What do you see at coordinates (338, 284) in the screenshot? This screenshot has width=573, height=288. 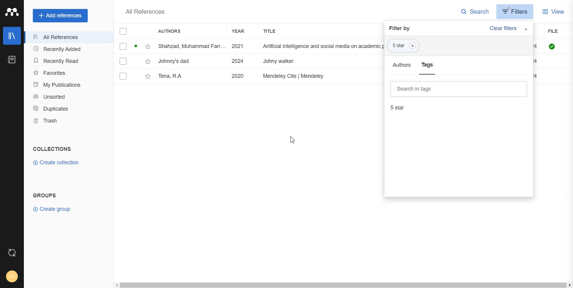 I see `Horizontal scroll bar` at bounding box center [338, 284].